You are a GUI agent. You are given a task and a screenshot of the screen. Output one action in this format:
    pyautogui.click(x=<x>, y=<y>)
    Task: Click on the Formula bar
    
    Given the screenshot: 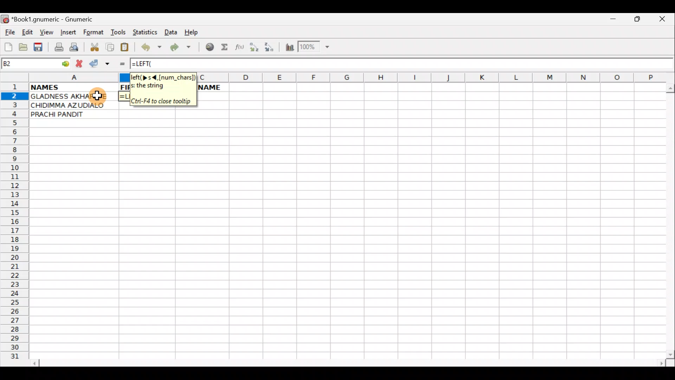 What is the action you would take?
    pyautogui.click(x=427, y=64)
    